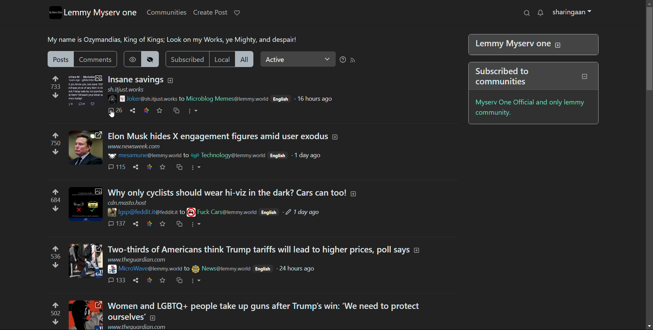 Image resolution: width=653 pixels, height=330 pixels. I want to click on time of editing, so click(303, 212).